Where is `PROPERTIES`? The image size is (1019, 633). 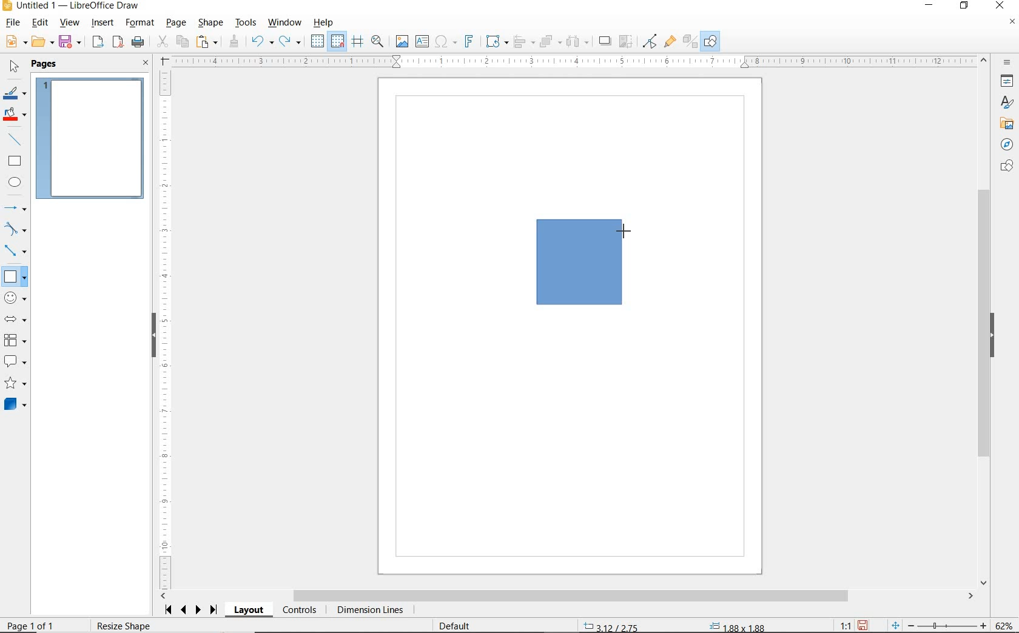
PROPERTIES is located at coordinates (1005, 82).